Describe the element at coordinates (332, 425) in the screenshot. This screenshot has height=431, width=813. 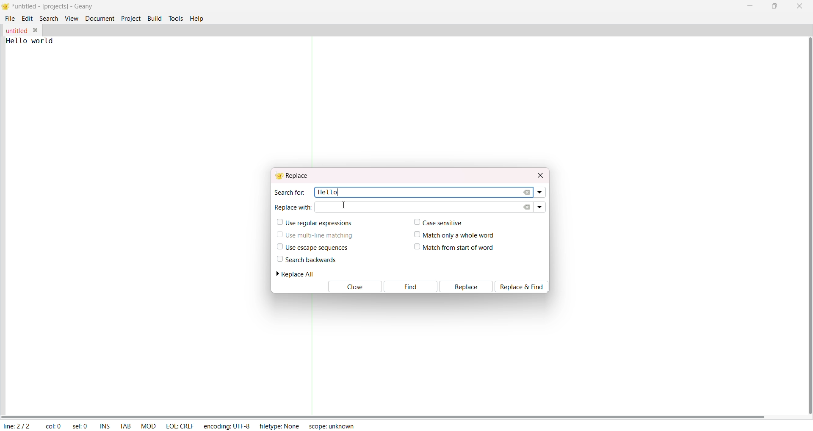
I see `scope: unknown` at that location.